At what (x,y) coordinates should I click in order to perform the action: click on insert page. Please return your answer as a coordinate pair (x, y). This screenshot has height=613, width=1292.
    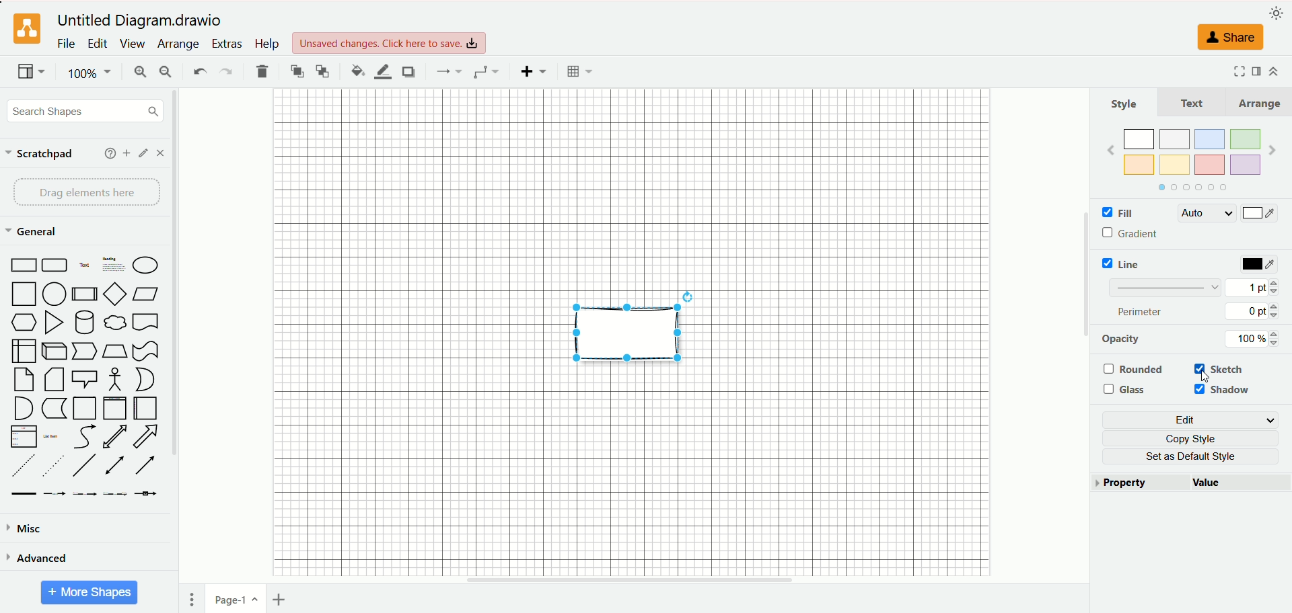
    Looking at the image, I should click on (282, 600).